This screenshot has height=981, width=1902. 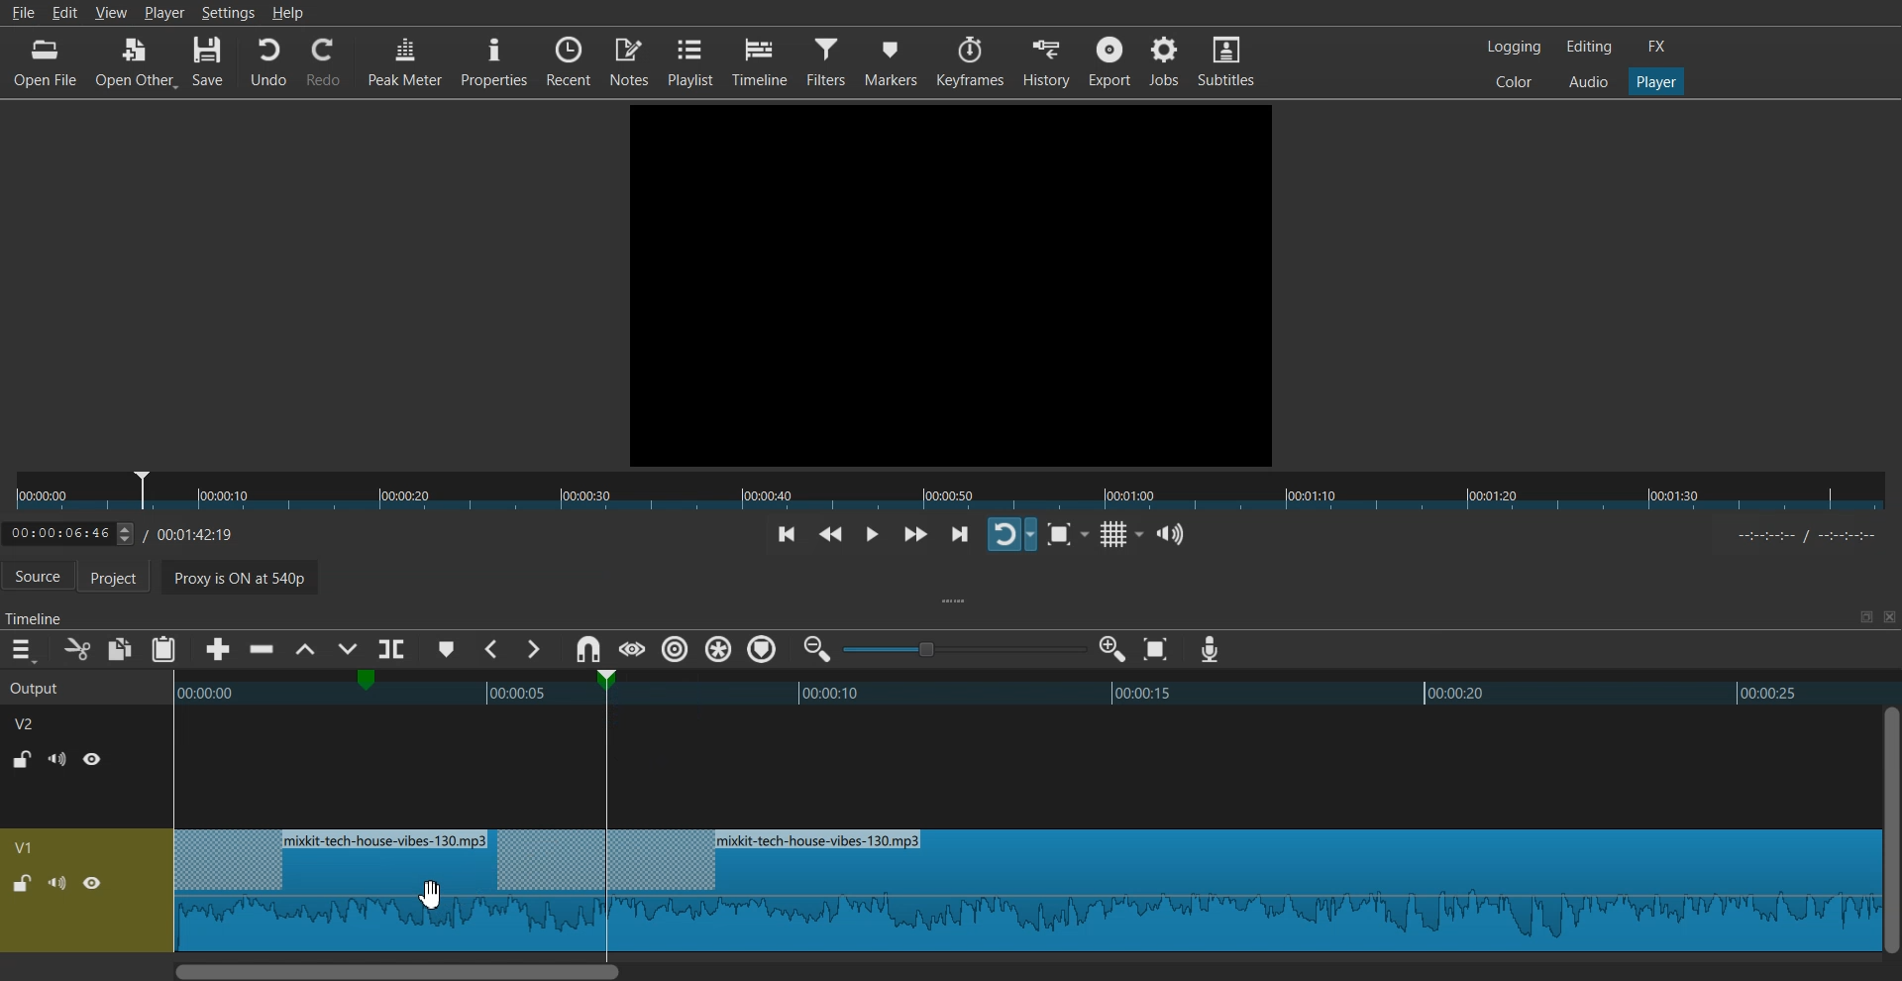 I want to click on Lock / UnLock, so click(x=22, y=884).